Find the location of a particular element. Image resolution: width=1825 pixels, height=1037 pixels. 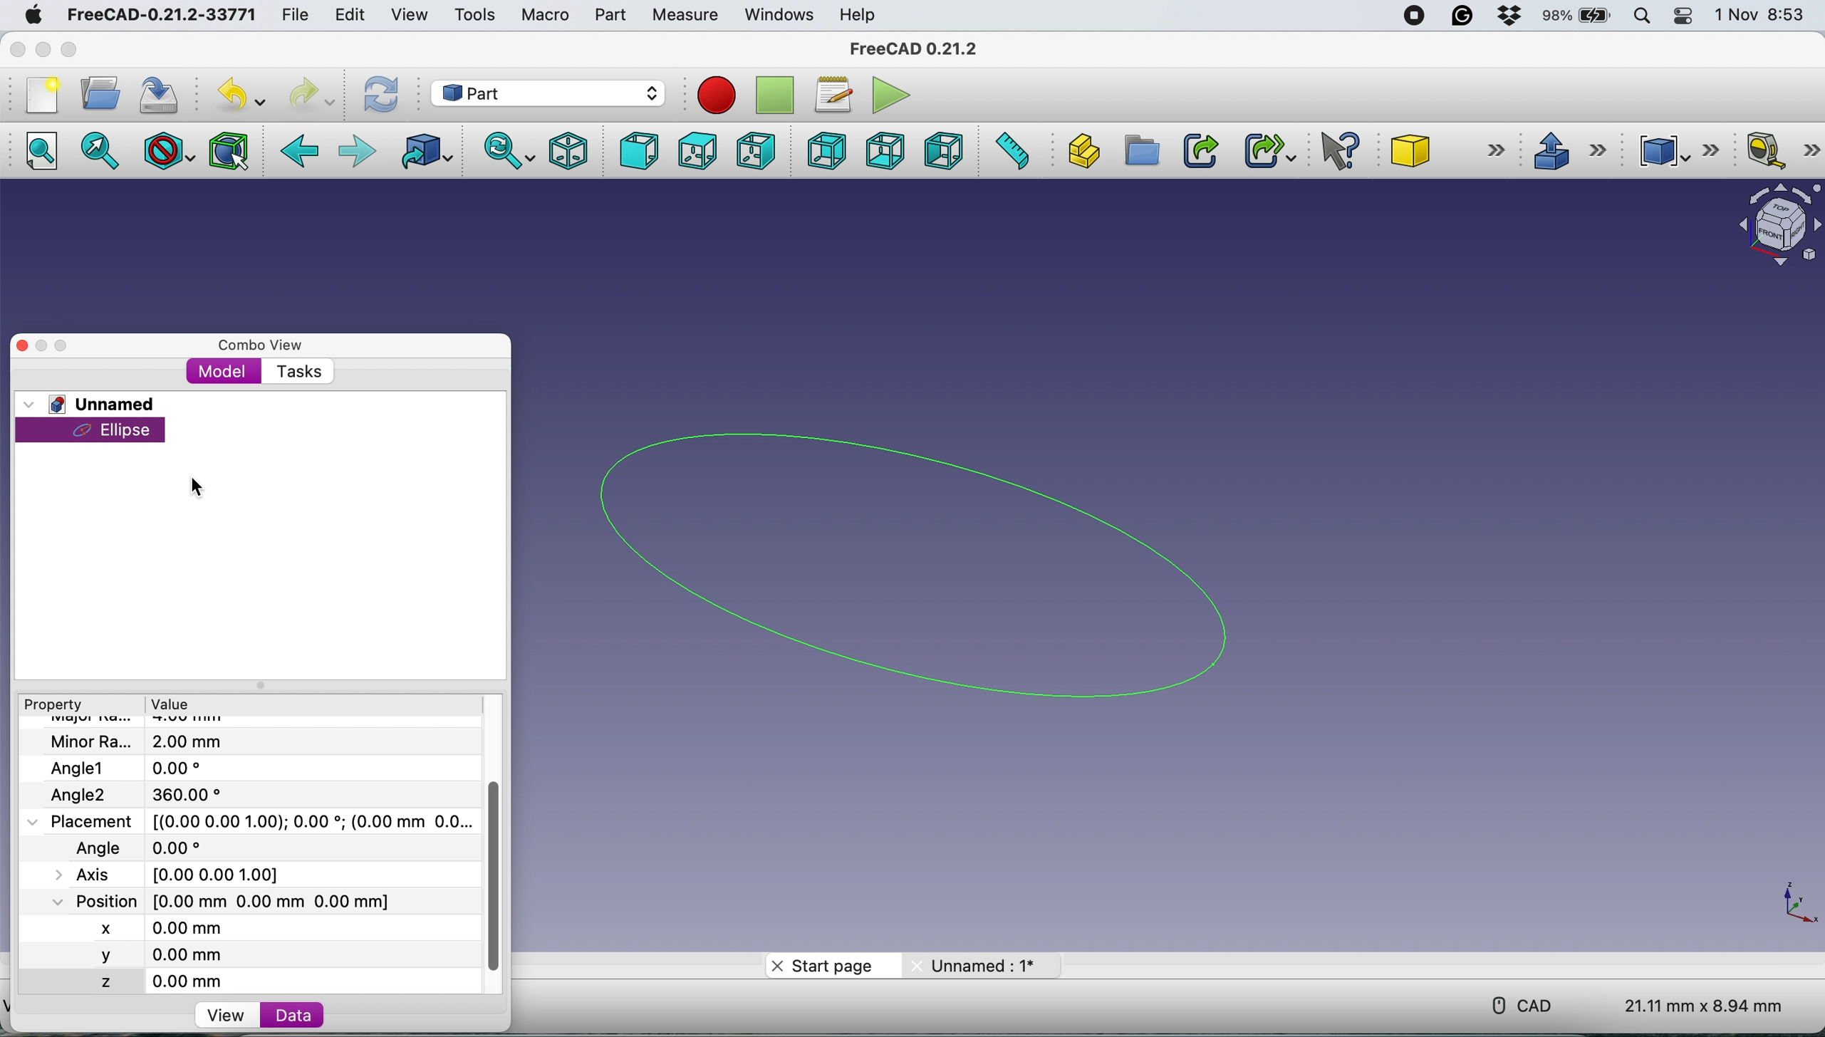

windows is located at coordinates (775, 14).